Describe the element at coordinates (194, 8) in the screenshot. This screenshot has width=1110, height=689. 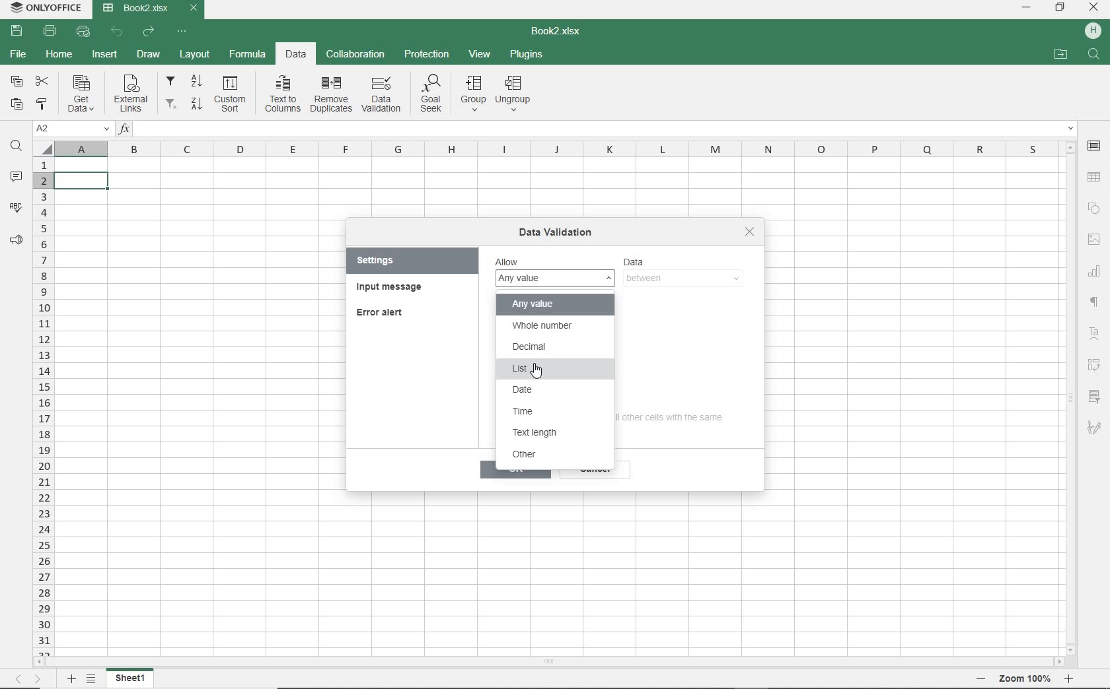
I see `CLOSE TAB` at that location.